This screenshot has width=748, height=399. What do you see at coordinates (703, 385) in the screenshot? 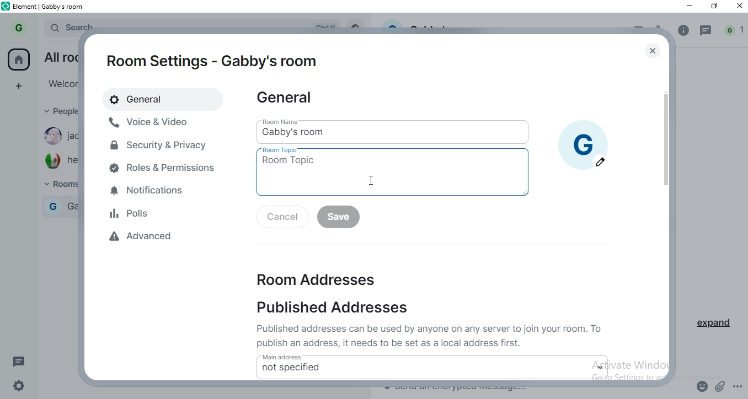
I see `emoji` at bounding box center [703, 385].